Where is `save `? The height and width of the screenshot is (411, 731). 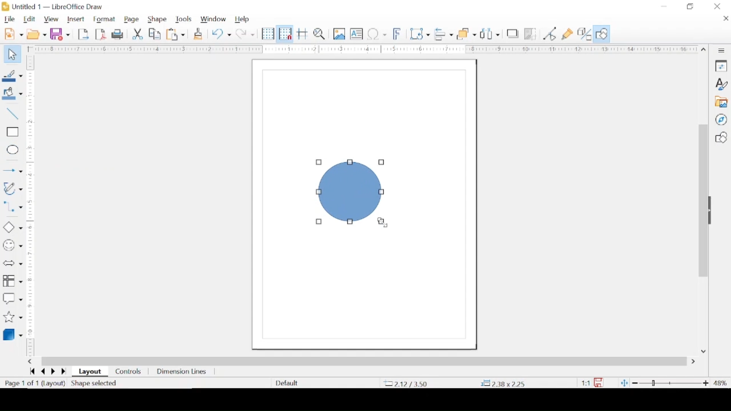
save  is located at coordinates (60, 34).